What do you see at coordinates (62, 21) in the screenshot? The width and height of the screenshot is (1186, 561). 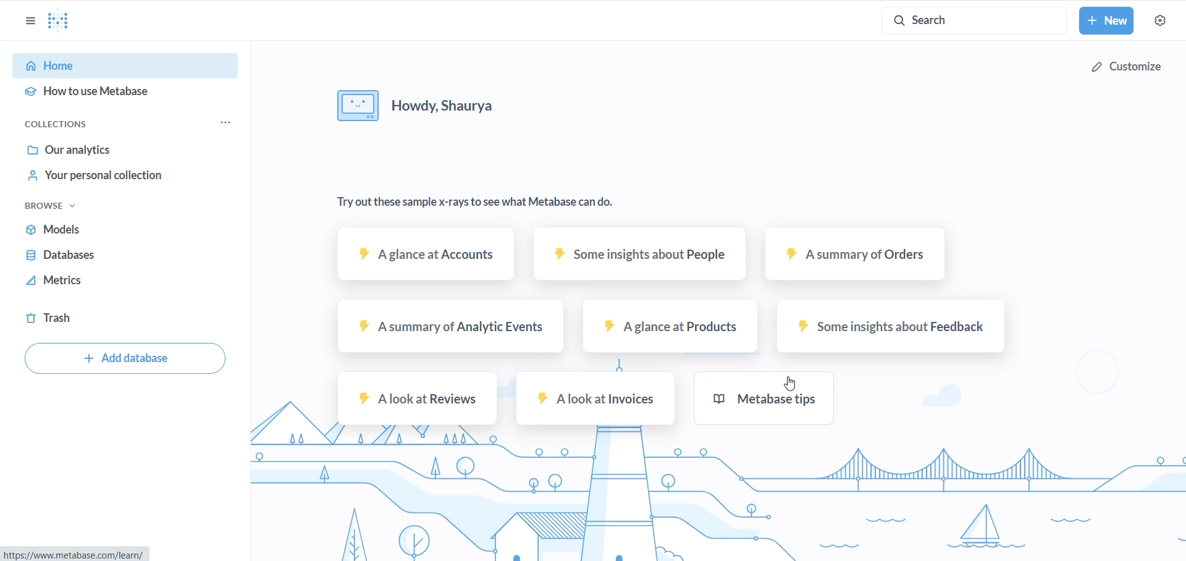 I see `LOGO` at bounding box center [62, 21].